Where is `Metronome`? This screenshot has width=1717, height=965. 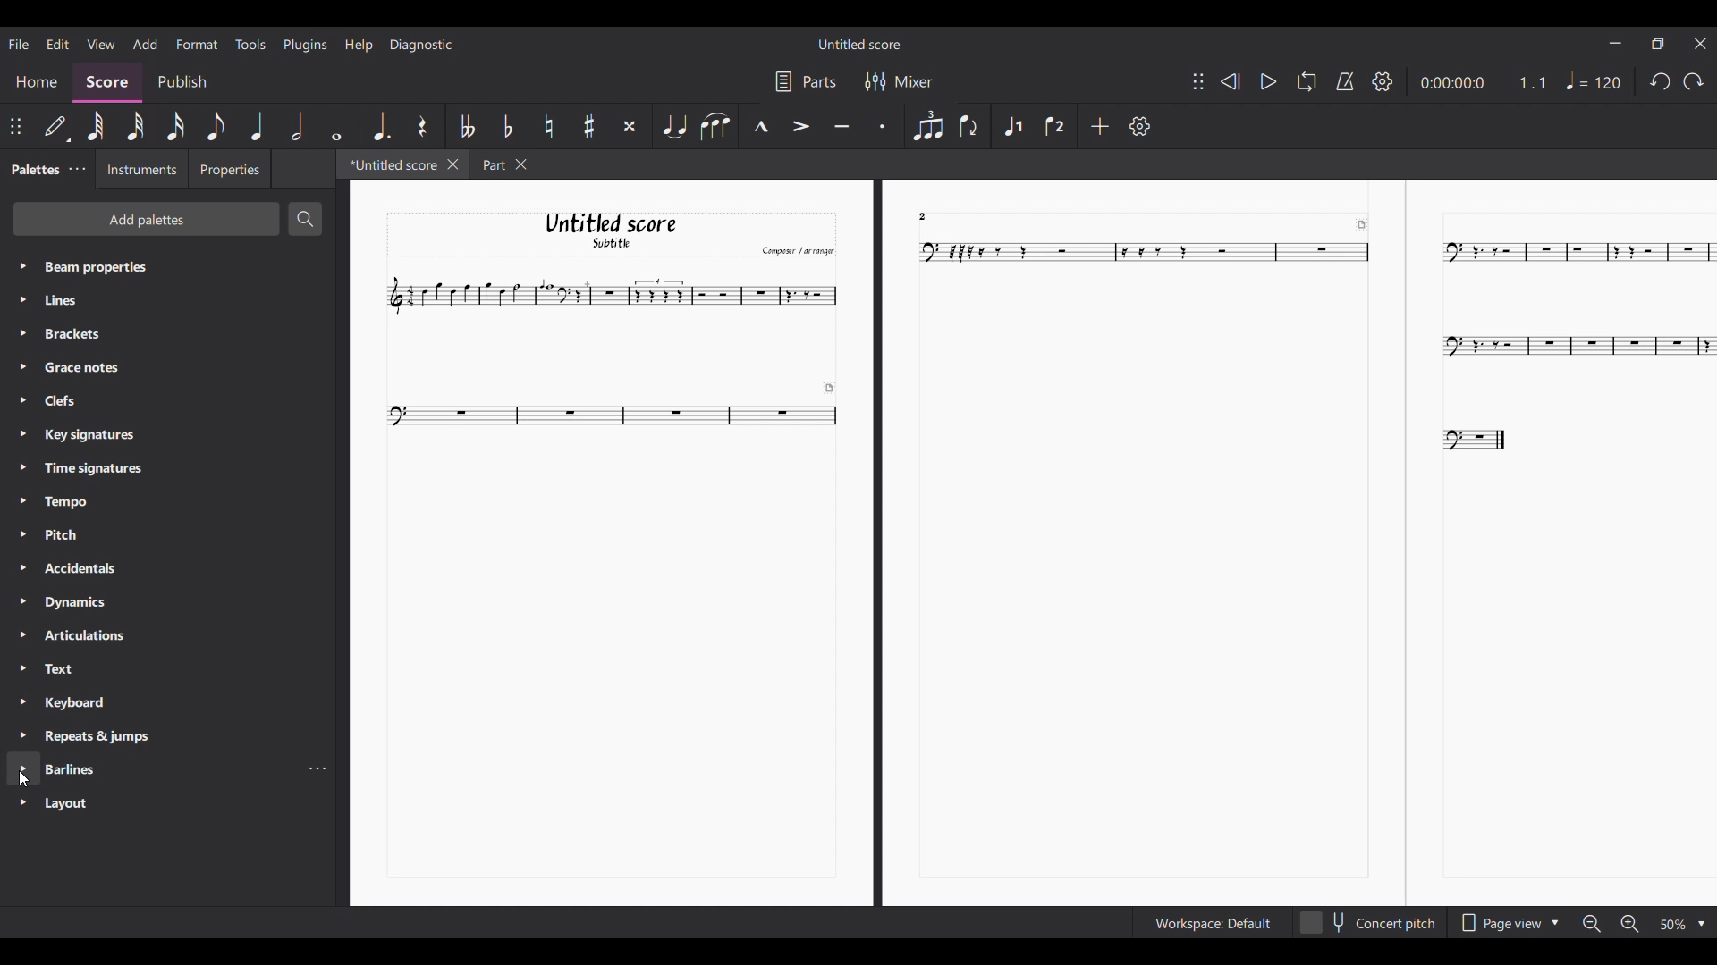 Metronome is located at coordinates (1345, 81).